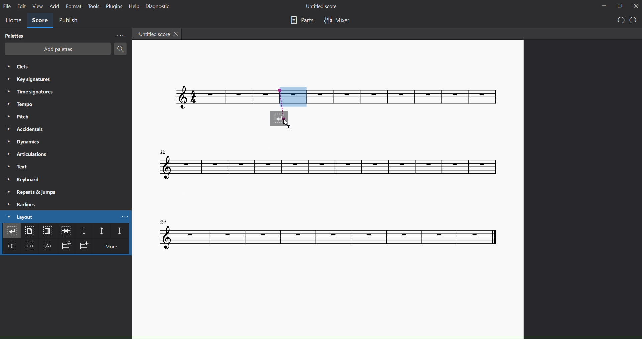 Image resolution: width=642 pixels, height=339 pixels. I want to click on score, so click(40, 21).